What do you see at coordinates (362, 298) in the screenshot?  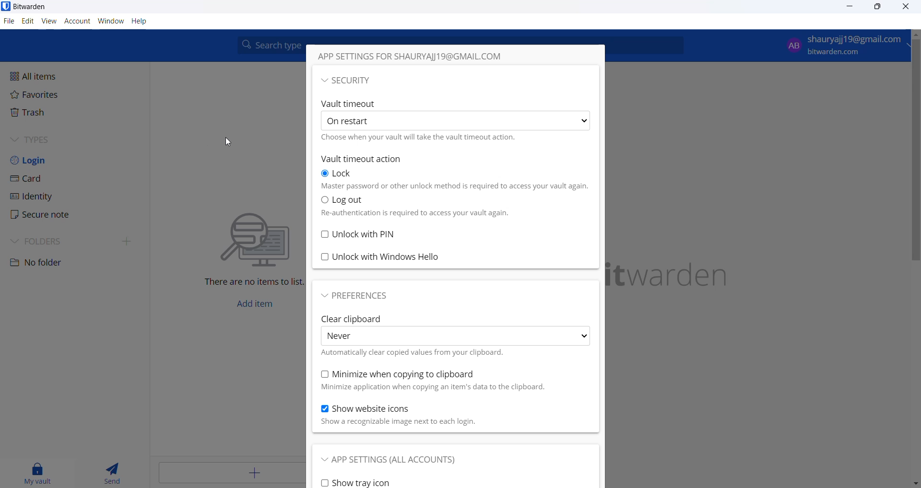 I see `preferences options` at bounding box center [362, 298].